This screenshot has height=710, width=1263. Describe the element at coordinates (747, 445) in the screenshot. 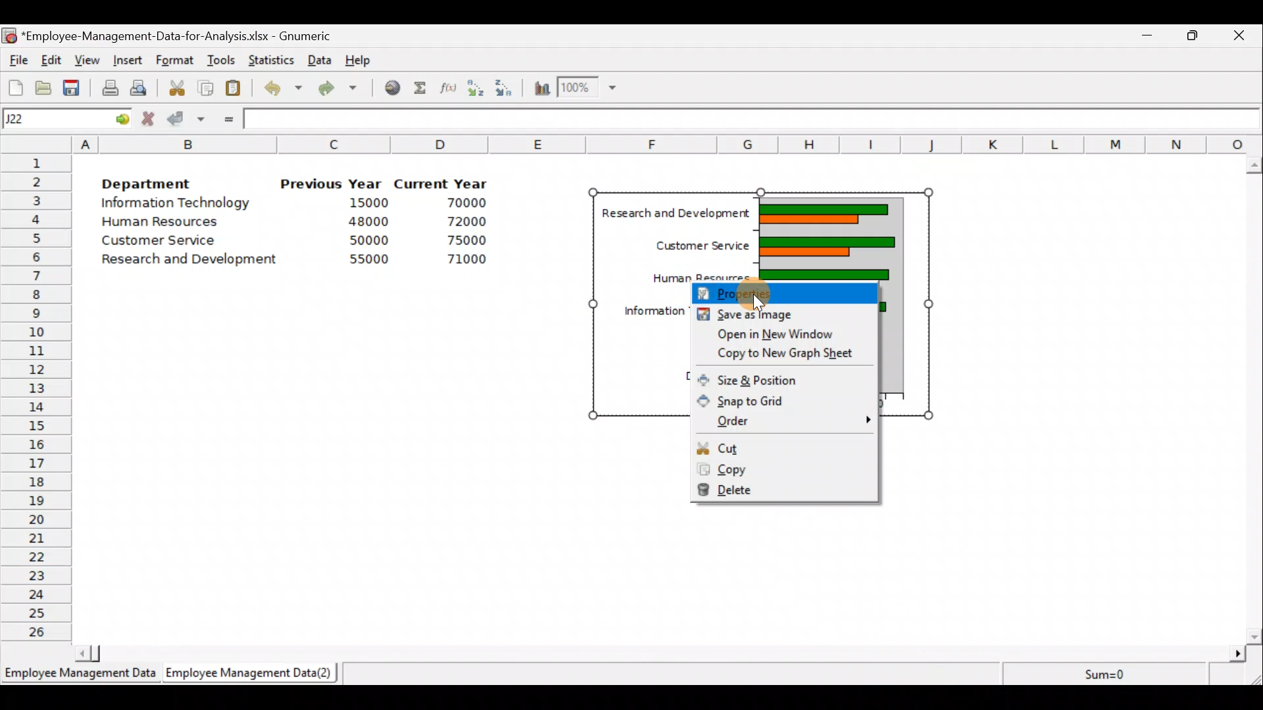

I see `Cut` at that location.